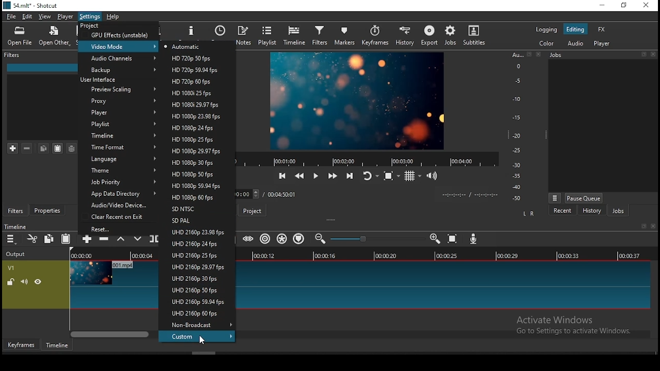 This screenshot has height=371, width=660. I want to click on ripple all tracks, so click(282, 238).